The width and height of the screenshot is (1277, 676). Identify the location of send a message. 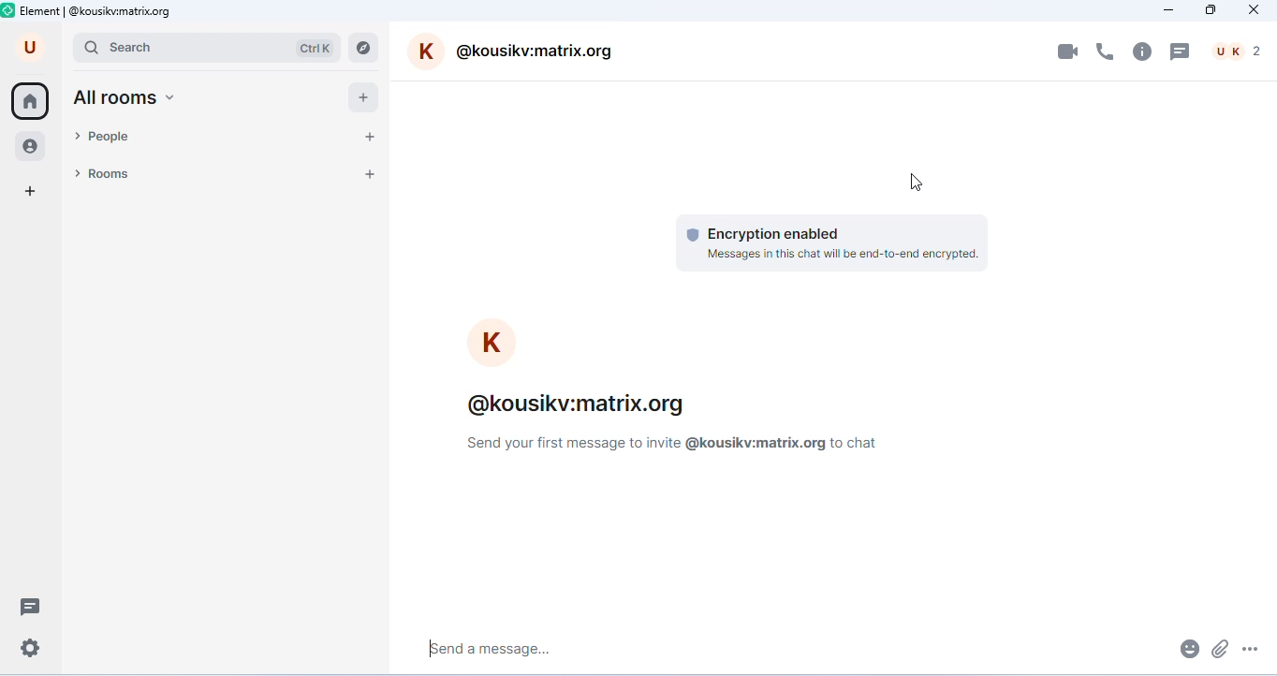
(548, 654).